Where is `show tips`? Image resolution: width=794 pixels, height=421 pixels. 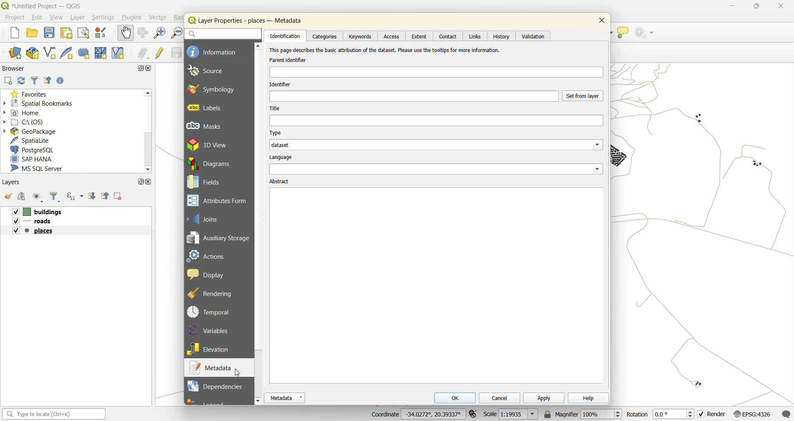
show tips is located at coordinates (623, 33).